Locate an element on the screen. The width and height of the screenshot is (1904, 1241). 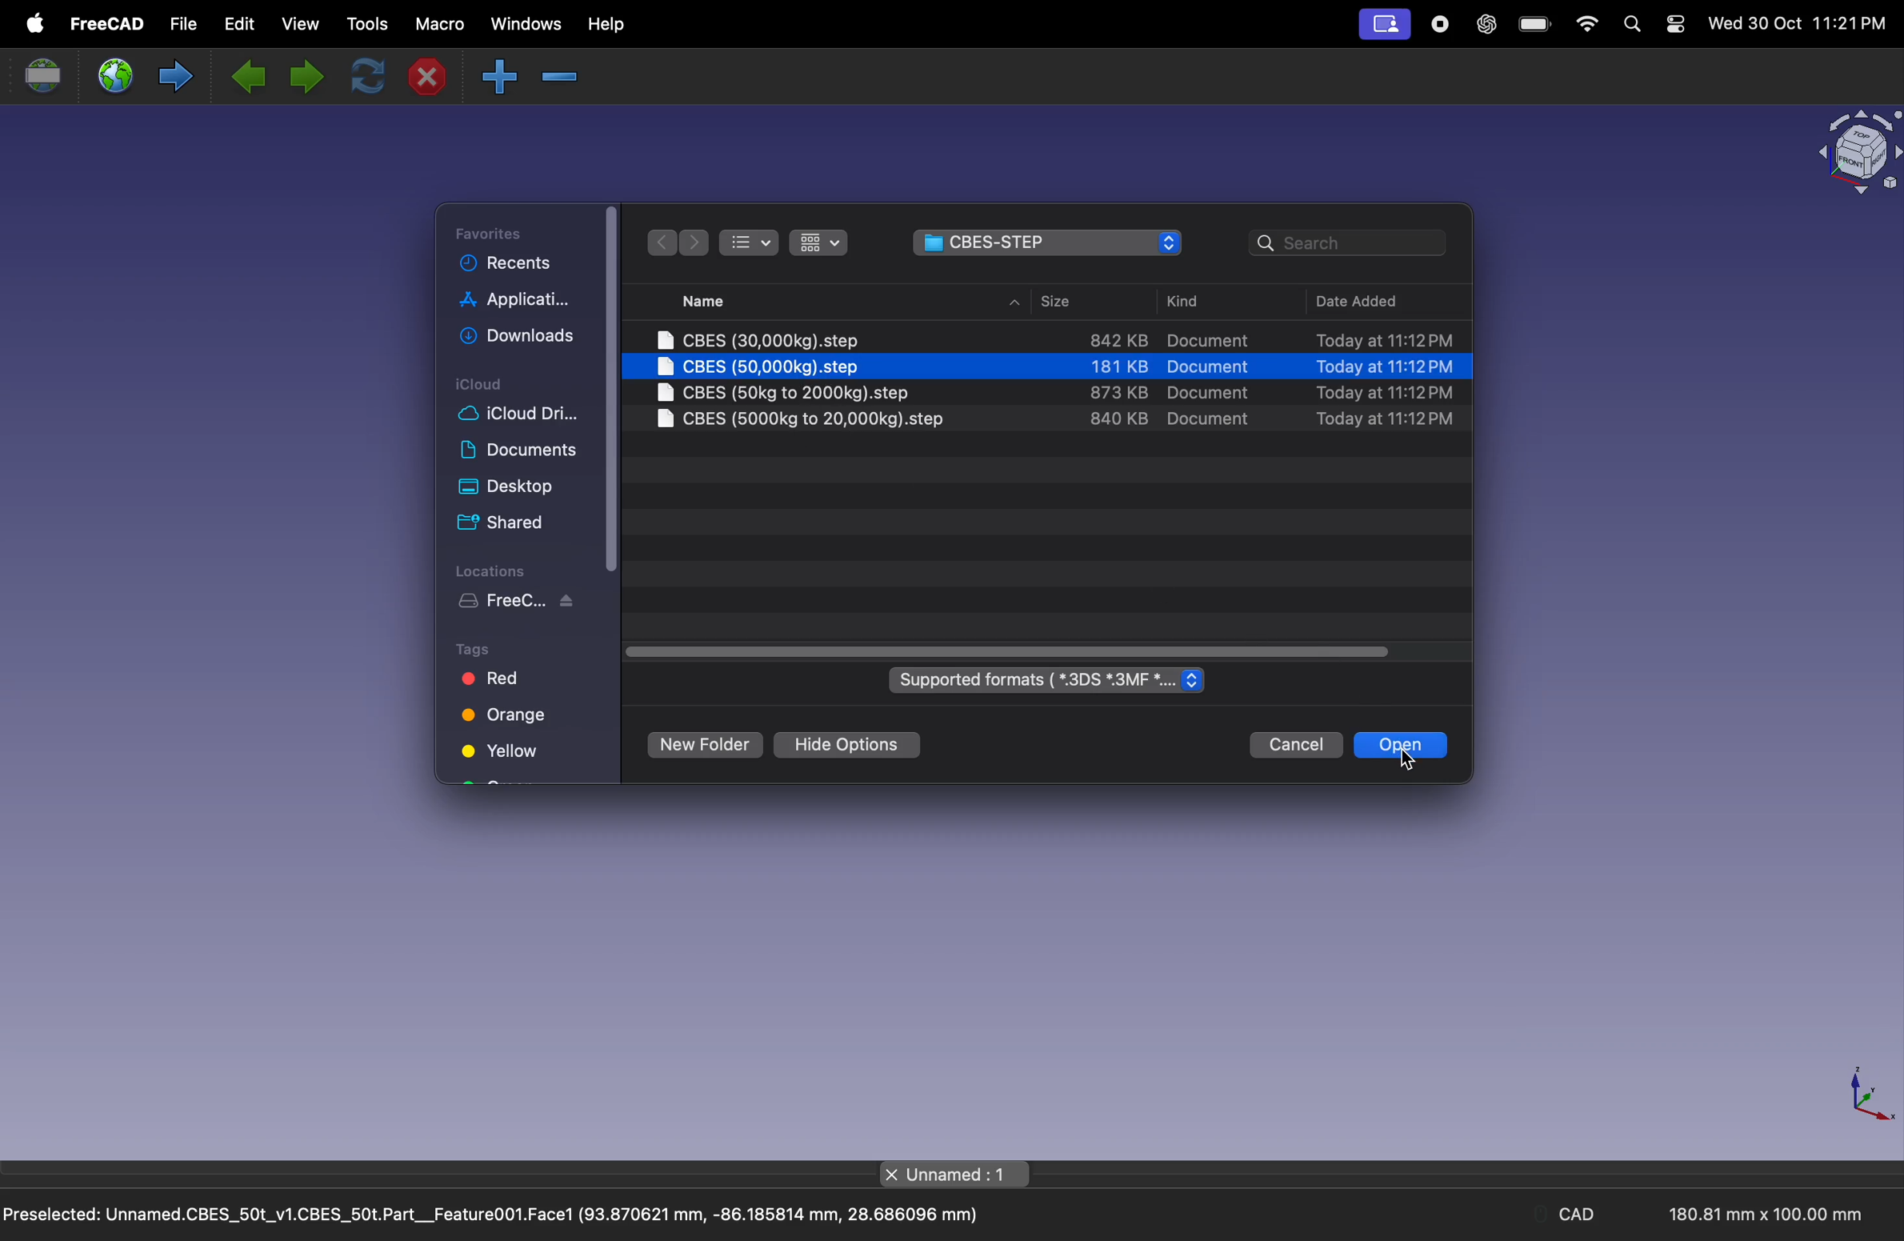
Preselected: Unnamed.CBES_50t_v1.CBES_50t.Part__Feature001.Face1 (93.870621 mm, -86.185814 mm, 28.686096 mm) is located at coordinates (493, 1217).